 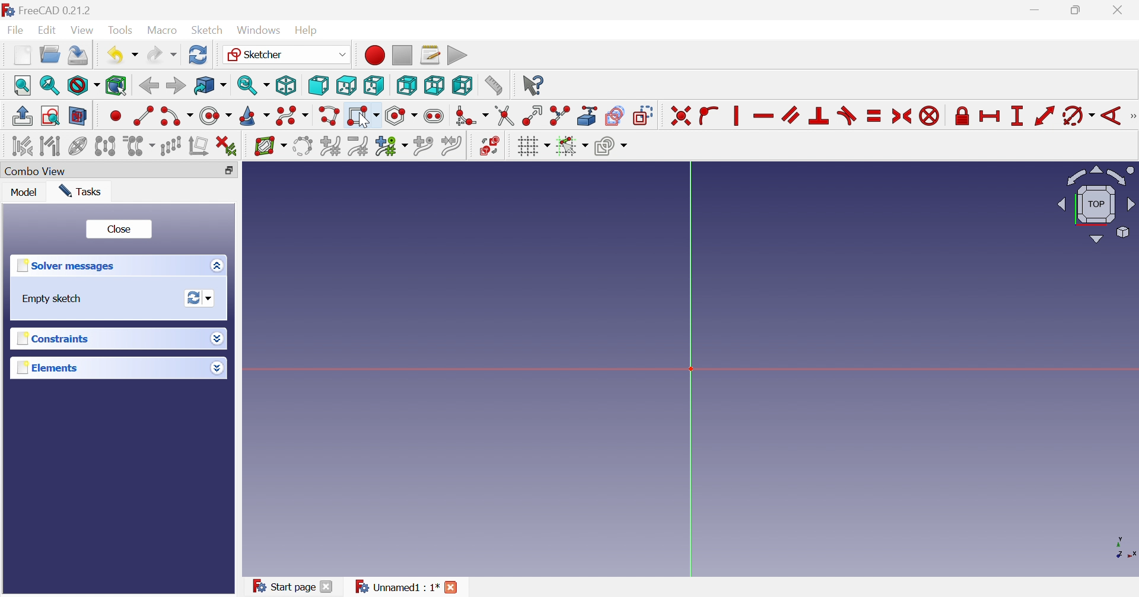 I want to click on Constraints, so click(x=50, y=340).